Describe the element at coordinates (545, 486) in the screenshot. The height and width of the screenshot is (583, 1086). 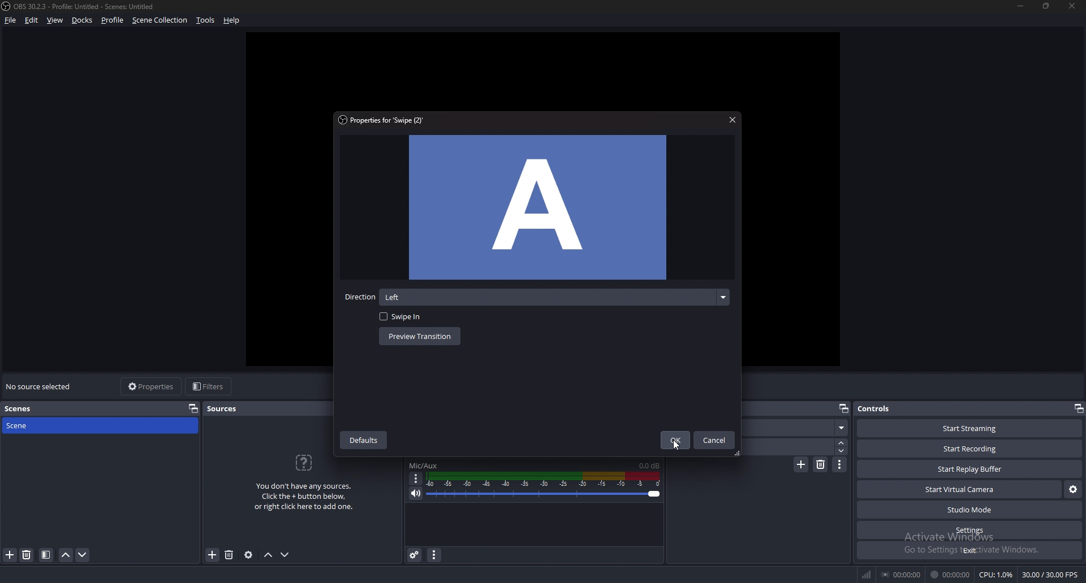
I see `volume adjust` at that location.